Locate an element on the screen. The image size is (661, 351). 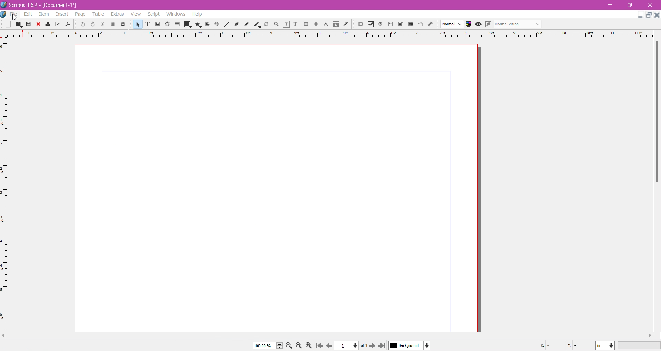
eye dropper is located at coordinates (347, 25).